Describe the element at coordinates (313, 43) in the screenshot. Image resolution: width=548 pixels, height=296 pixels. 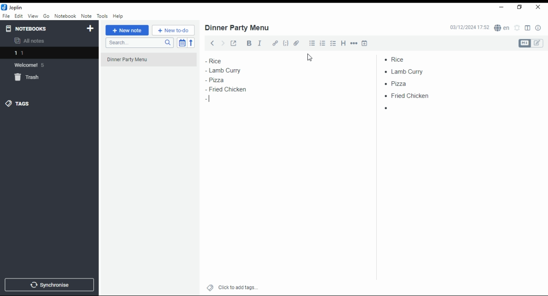
I see `bullet list` at that location.